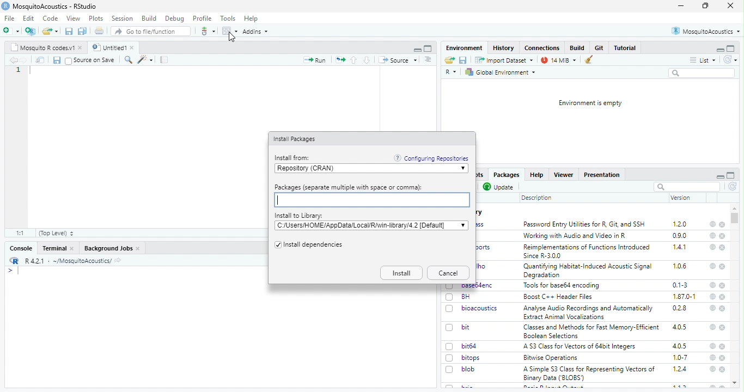 This screenshot has height=392, width=744. Describe the element at coordinates (589, 271) in the screenshot. I see `Quantifying Habitat-Induced Acoustic Signal
Degradation` at that location.